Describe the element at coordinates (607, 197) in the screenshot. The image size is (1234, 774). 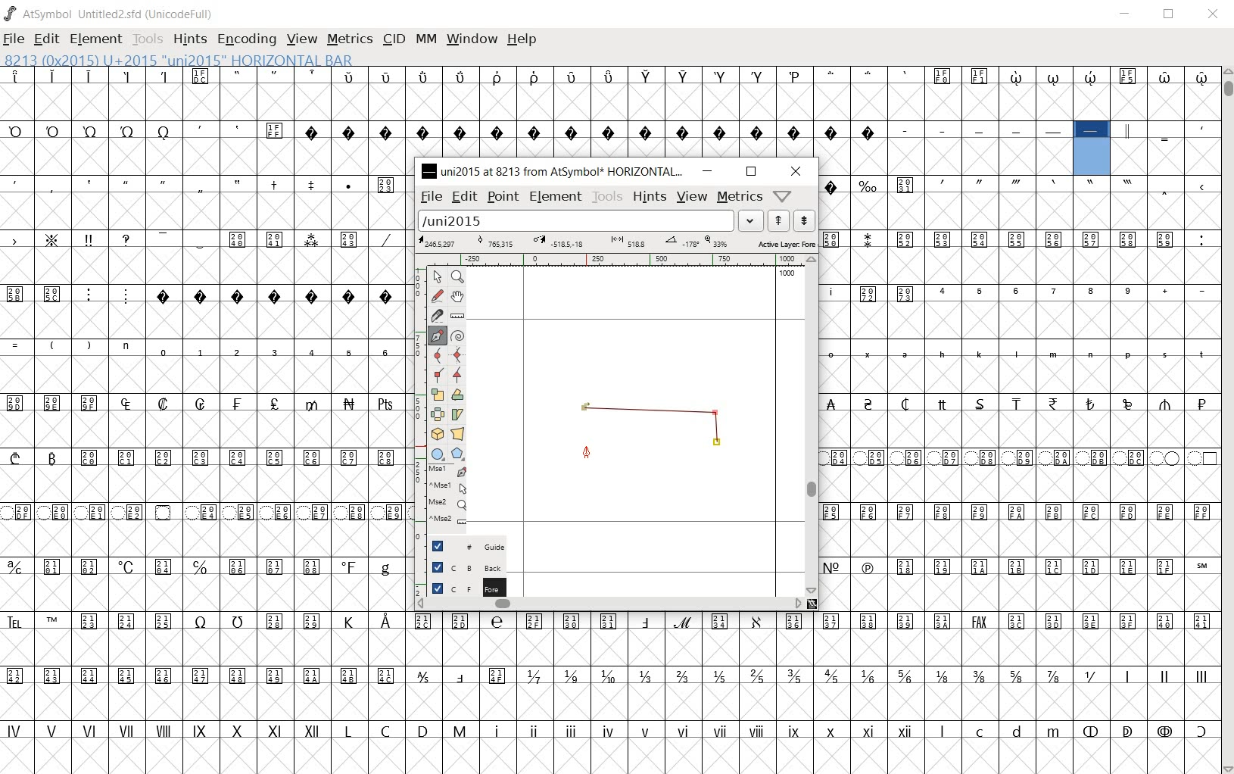
I see `tools` at that location.